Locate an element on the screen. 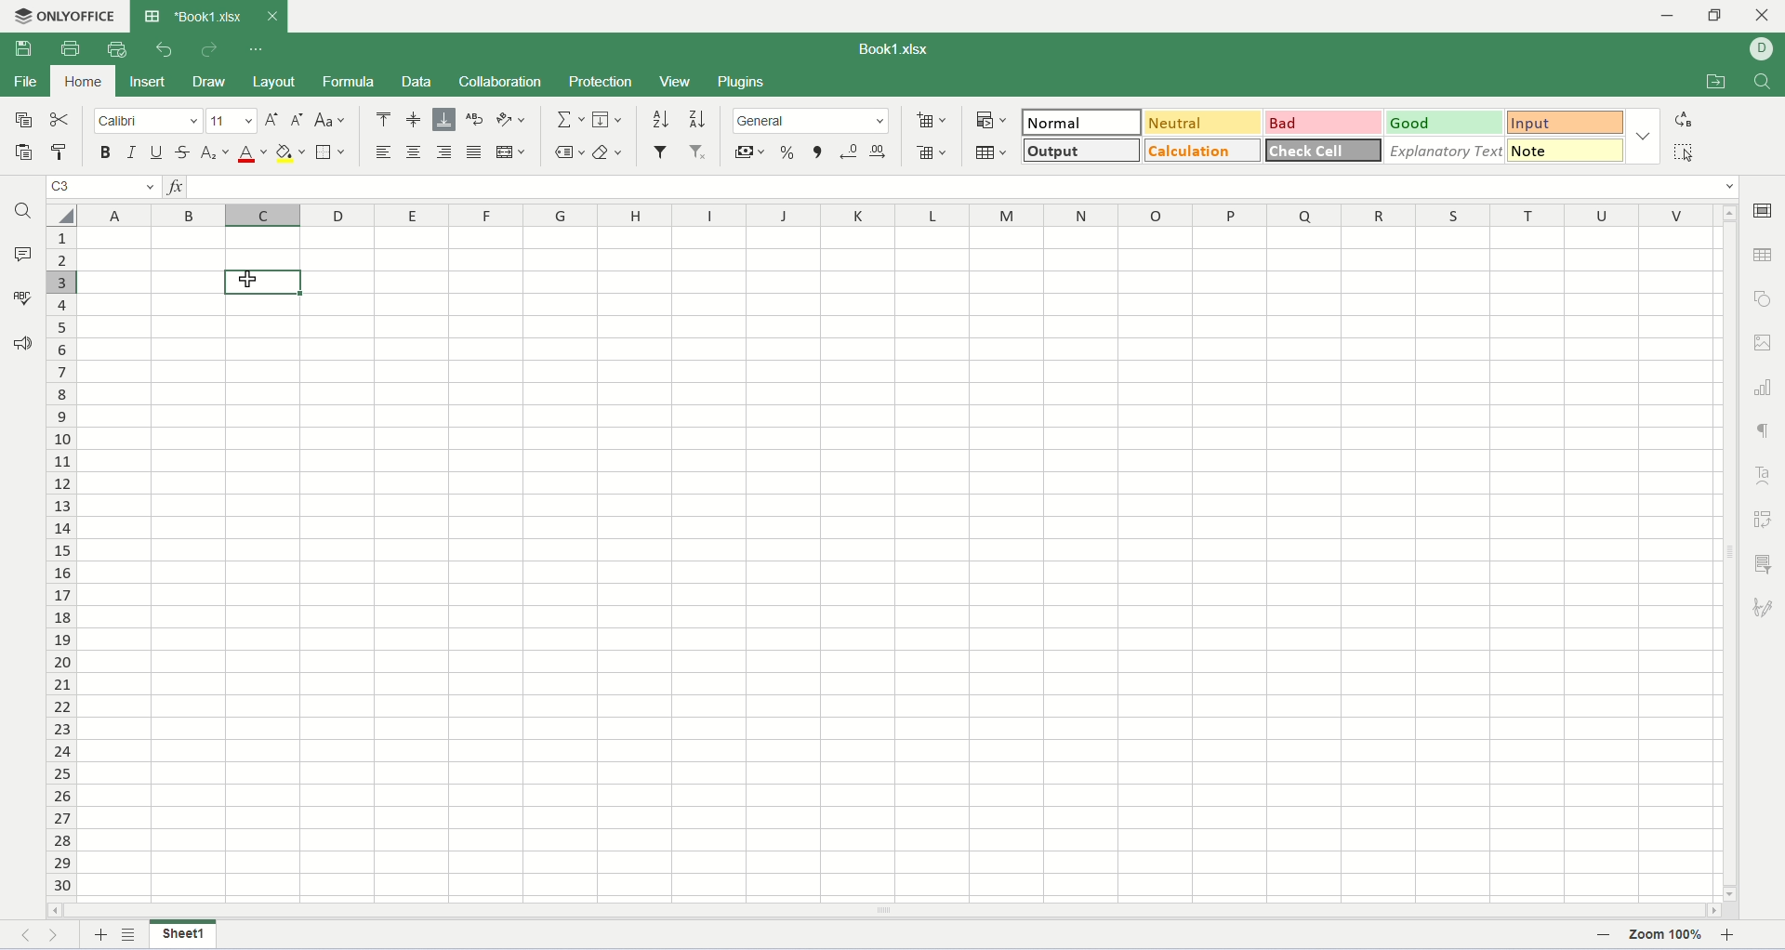 This screenshot has height=950, width=1785. select all is located at coordinates (59, 212).